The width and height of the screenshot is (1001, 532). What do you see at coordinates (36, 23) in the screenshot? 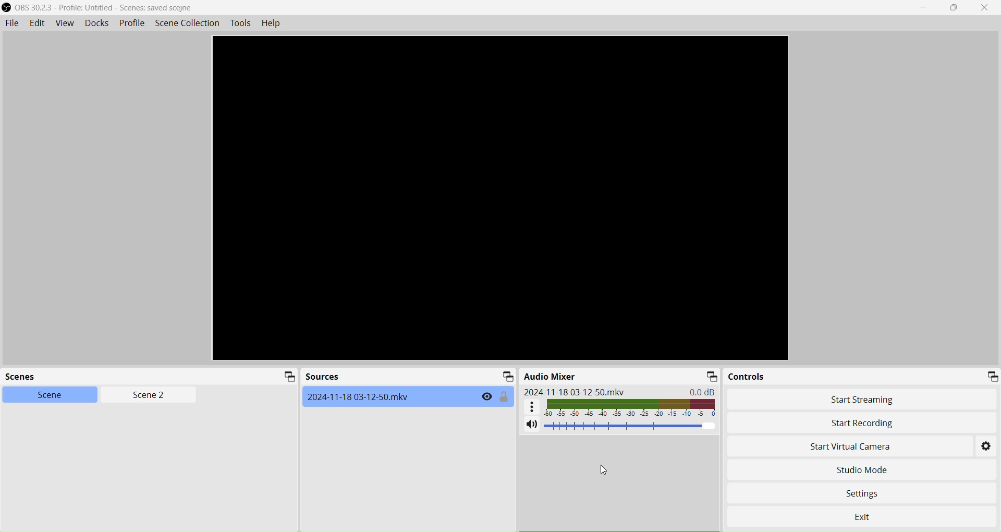
I see `Edit` at bounding box center [36, 23].